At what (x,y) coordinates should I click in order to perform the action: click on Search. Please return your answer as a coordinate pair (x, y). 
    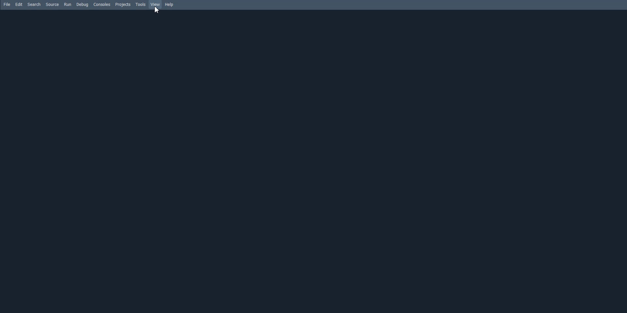
    Looking at the image, I should click on (34, 4).